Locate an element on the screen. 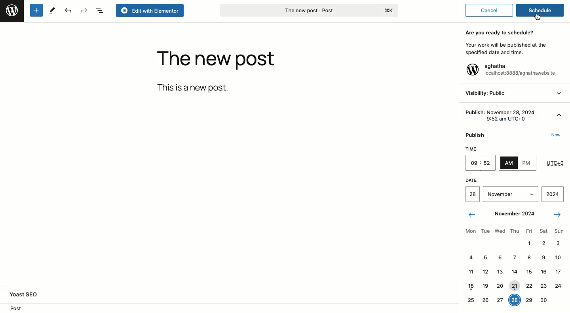  20 is located at coordinates (501, 286).